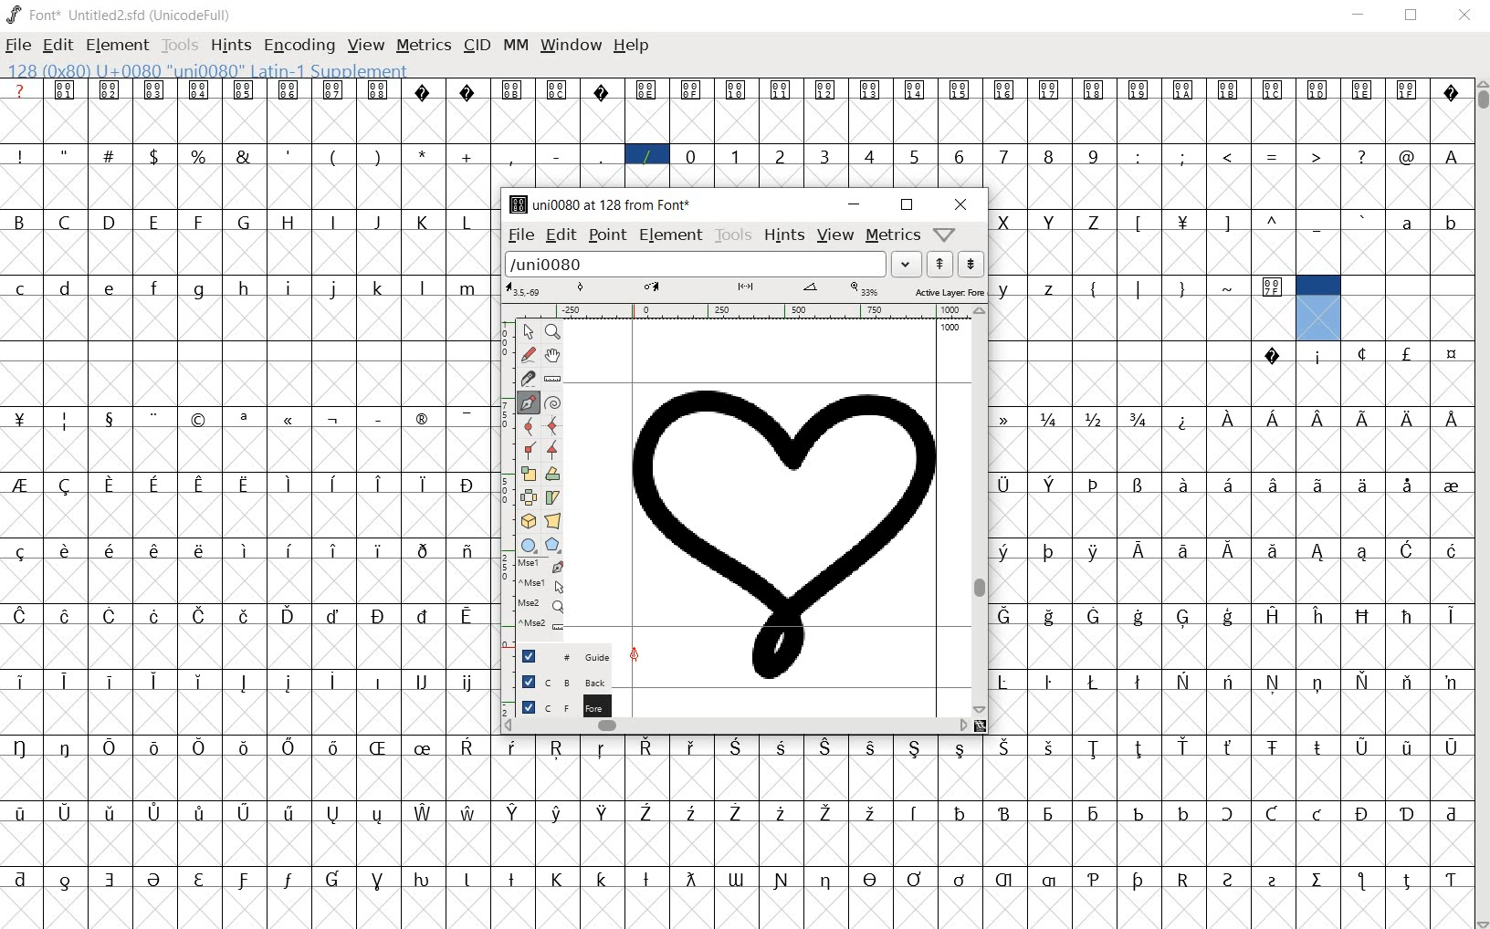 This screenshot has width=1490, height=929. Describe the element at coordinates (379, 89) in the screenshot. I see `glyph` at that location.